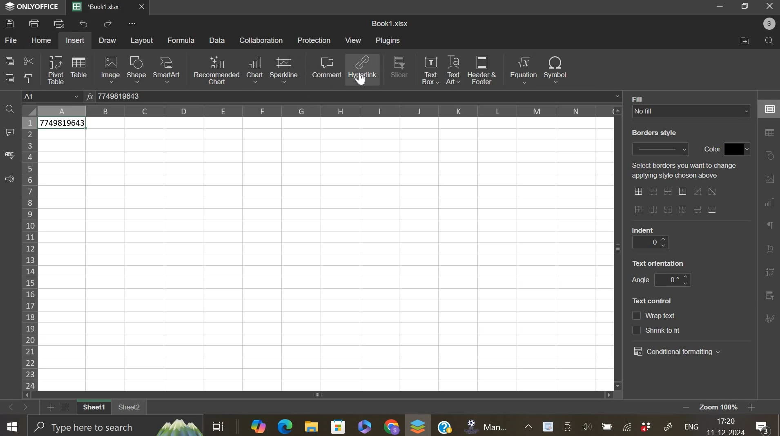  Describe the element at coordinates (32, 6) in the screenshot. I see `ONLY OFFICE logo` at that location.